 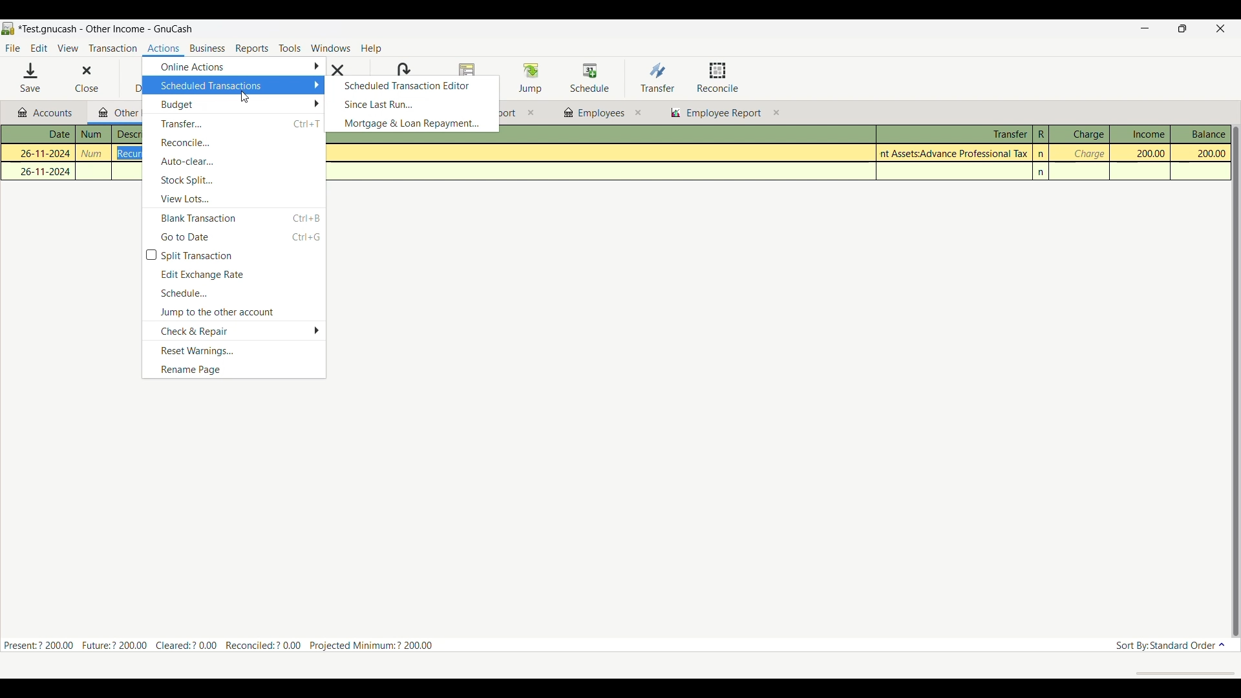 What do you see at coordinates (1140, 134) in the screenshot?
I see `Income column` at bounding box center [1140, 134].